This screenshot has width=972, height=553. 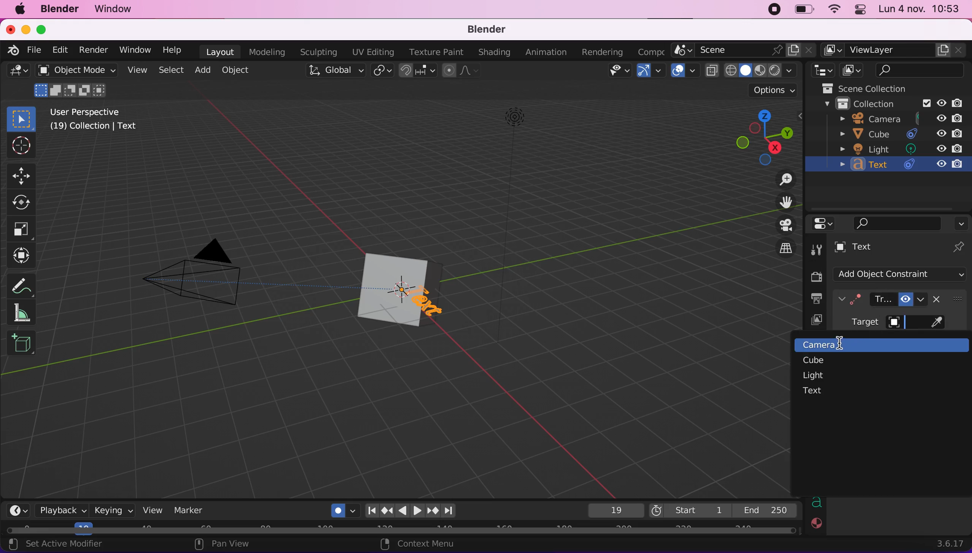 I want to click on render, so click(x=94, y=50).